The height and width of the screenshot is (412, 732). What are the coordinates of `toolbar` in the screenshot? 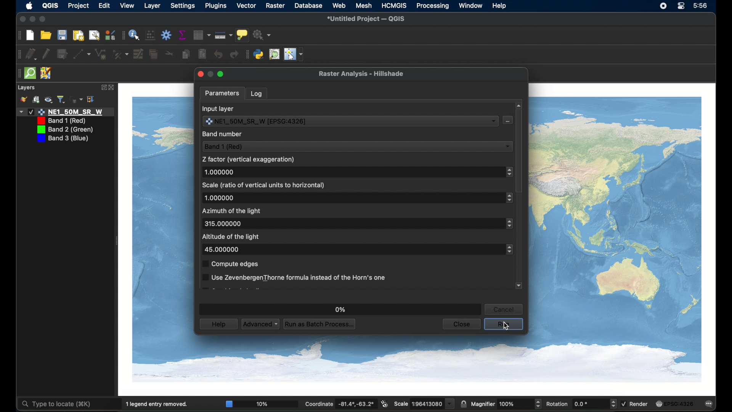 It's located at (167, 35).